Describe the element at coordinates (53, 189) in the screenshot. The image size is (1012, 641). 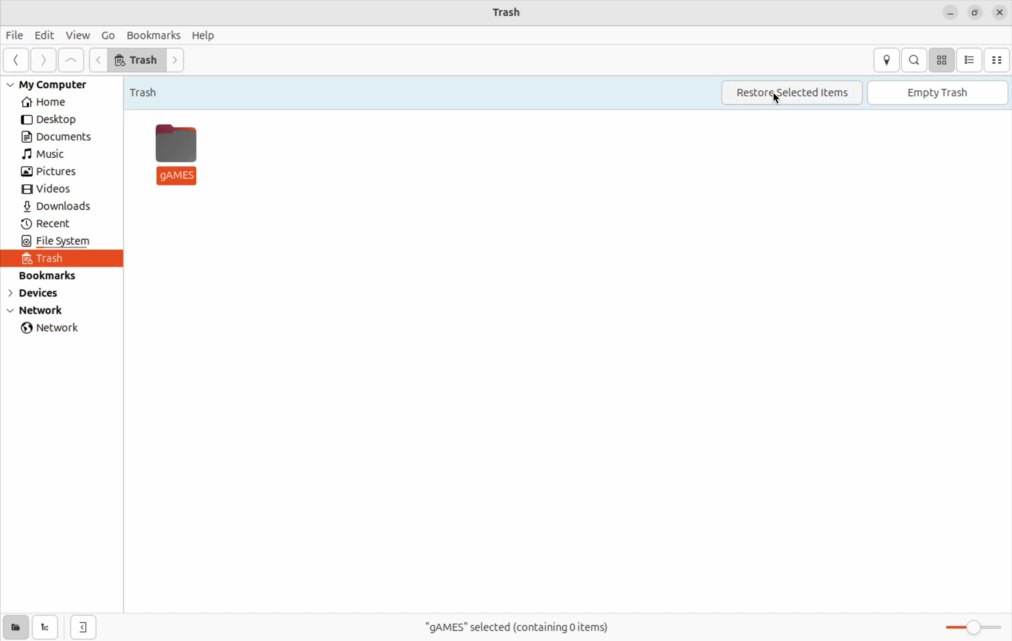
I see `videos` at that location.